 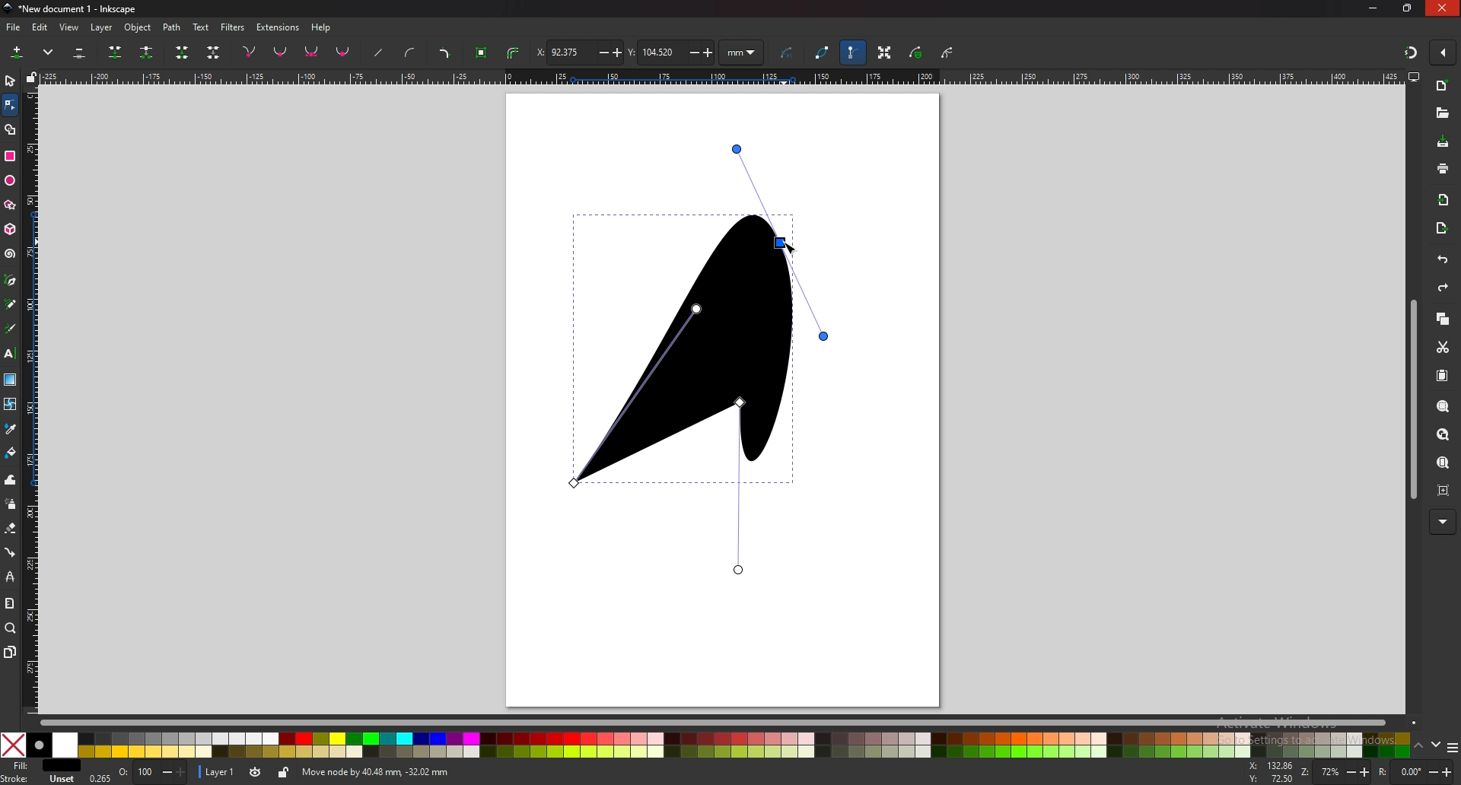 What do you see at coordinates (256, 772) in the screenshot?
I see `toggle visibility` at bounding box center [256, 772].